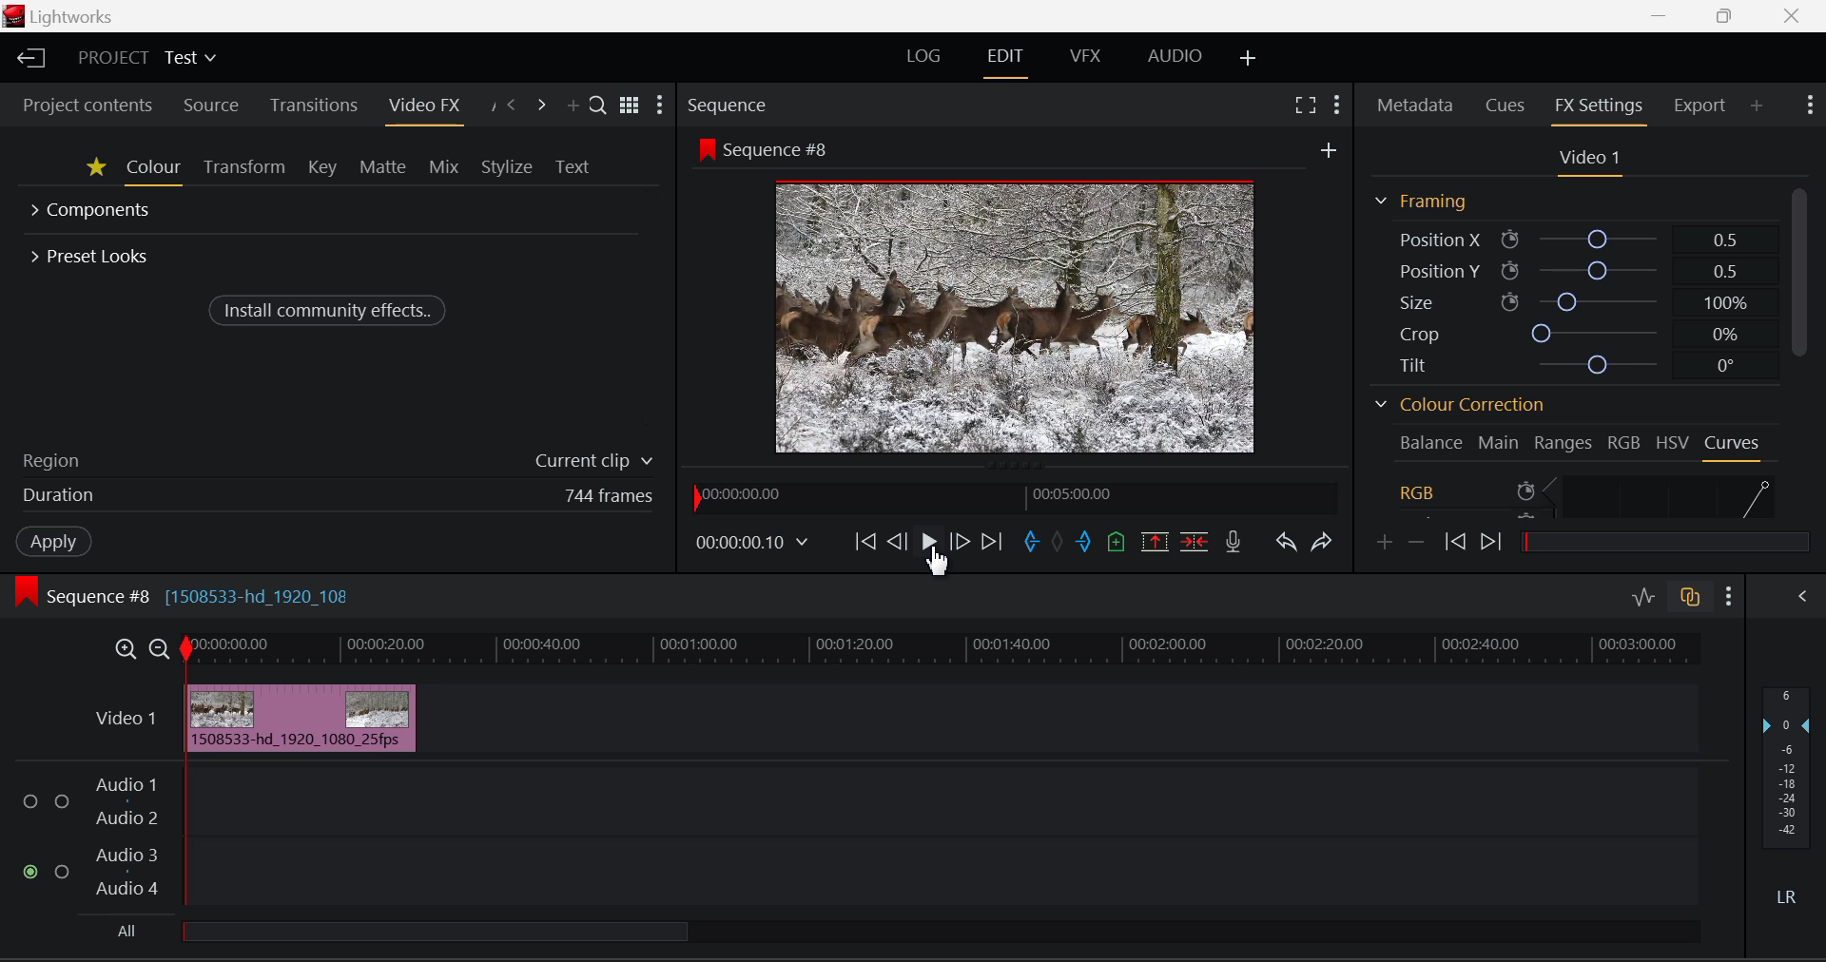  Describe the element at coordinates (597, 103) in the screenshot. I see `Search` at that location.